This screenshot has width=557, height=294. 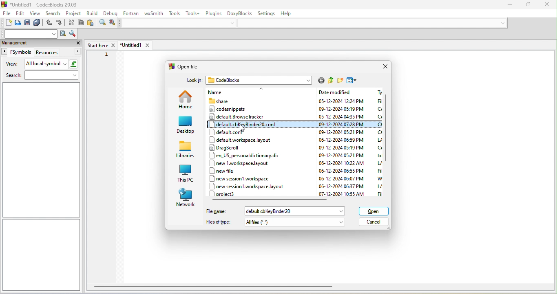 What do you see at coordinates (246, 140) in the screenshot?
I see `default workspace` at bounding box center [246, 140].